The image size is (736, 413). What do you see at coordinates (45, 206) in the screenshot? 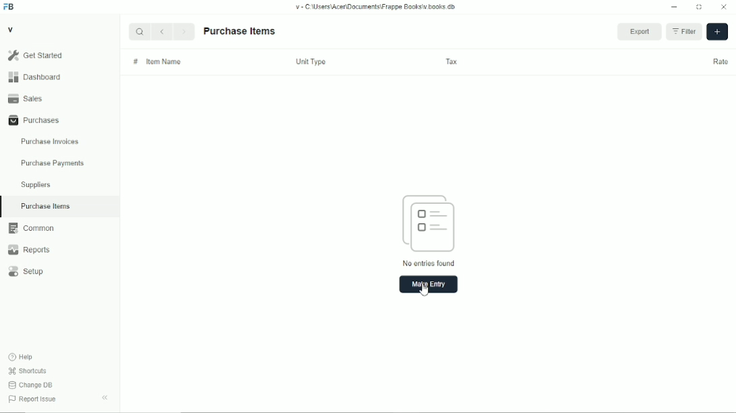
I see `purchase items` at bounding box center [45, 206].